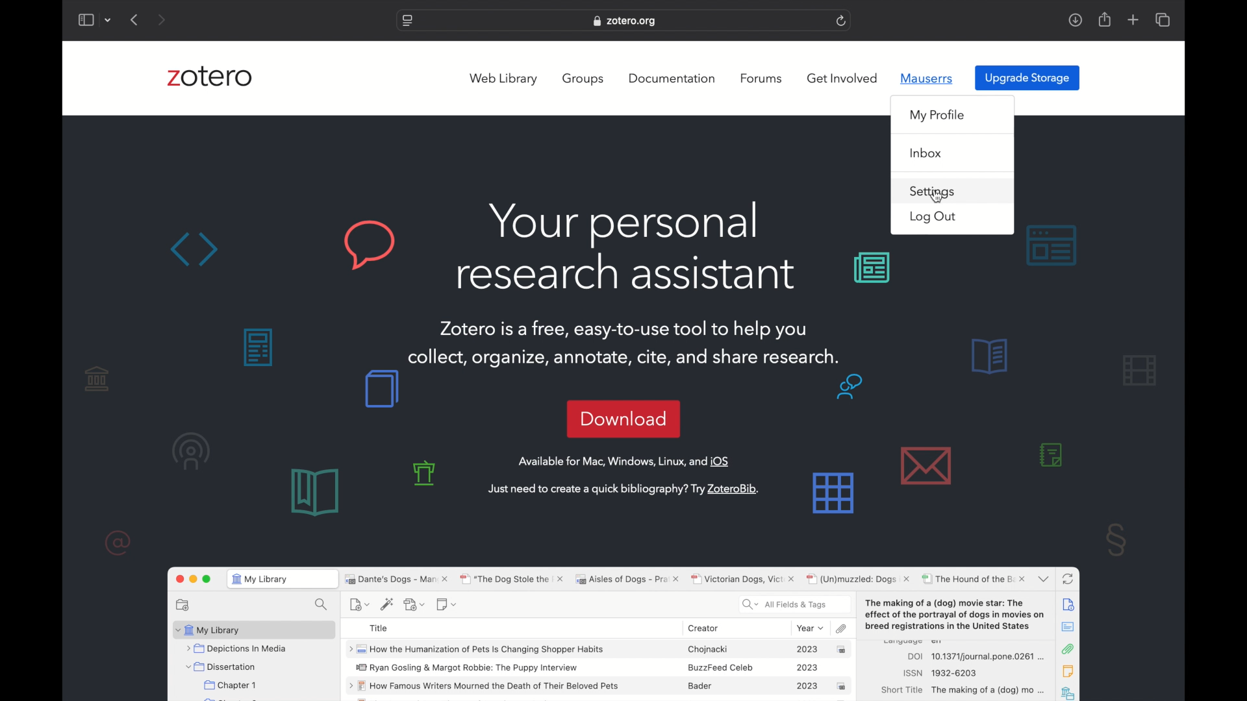  I want to click on background graphics, so click(425, 473).